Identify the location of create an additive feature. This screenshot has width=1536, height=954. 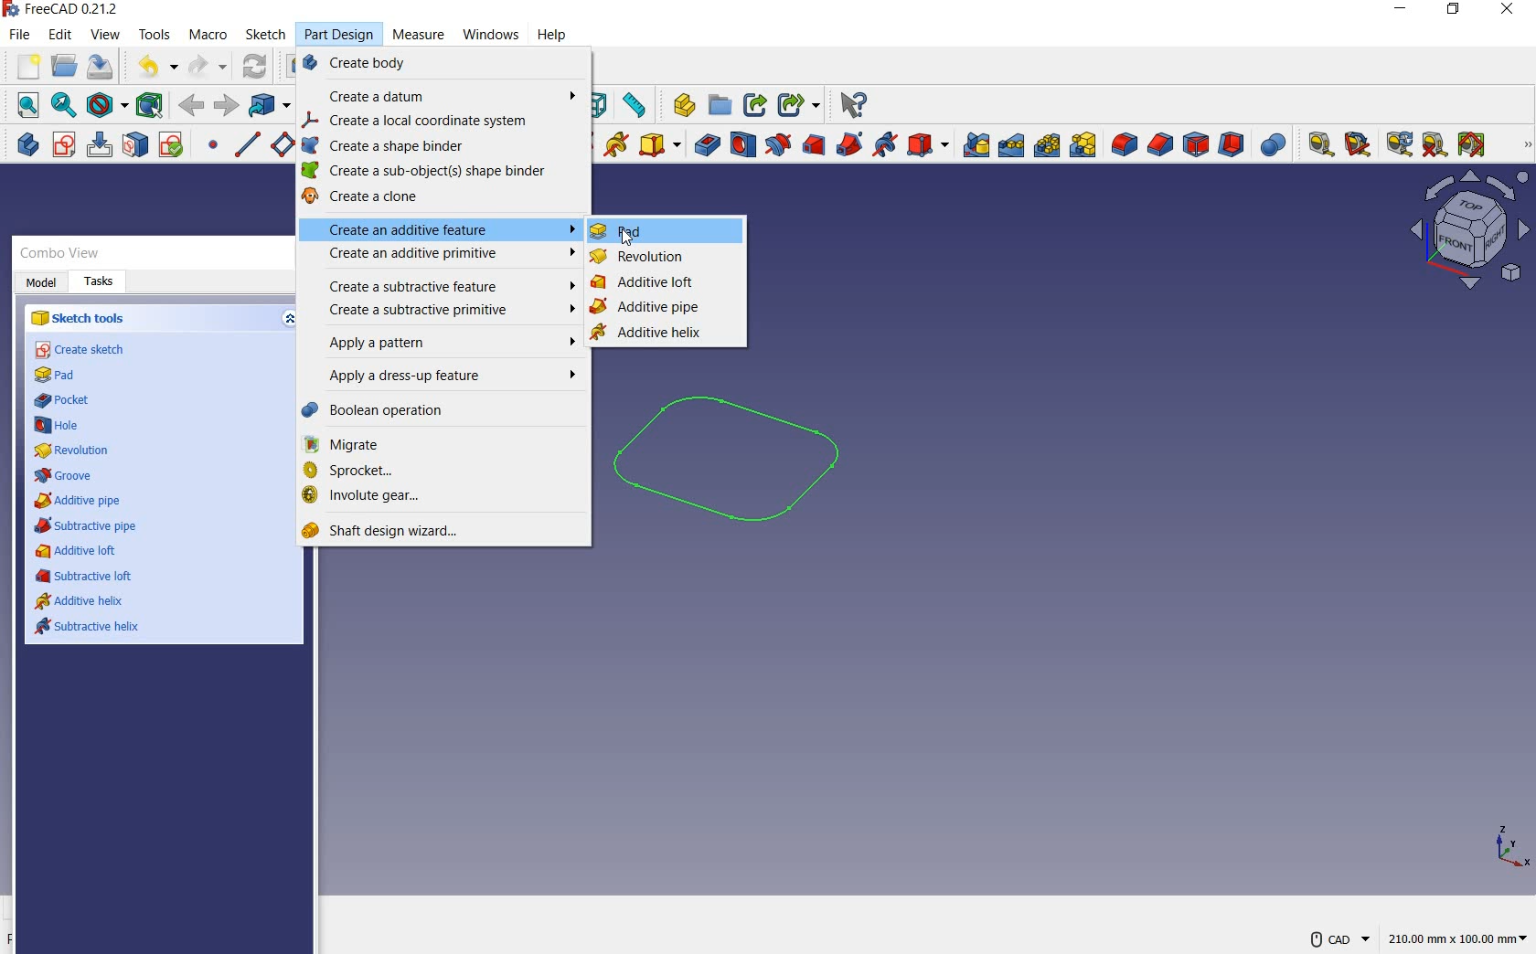
(443, 229).